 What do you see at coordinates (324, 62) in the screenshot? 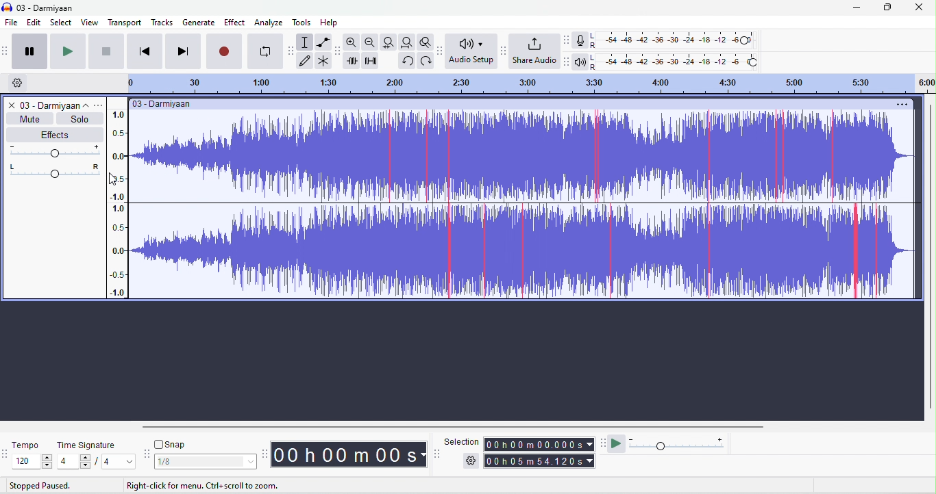
I see `multi tool` at bounding box center [324, 62].